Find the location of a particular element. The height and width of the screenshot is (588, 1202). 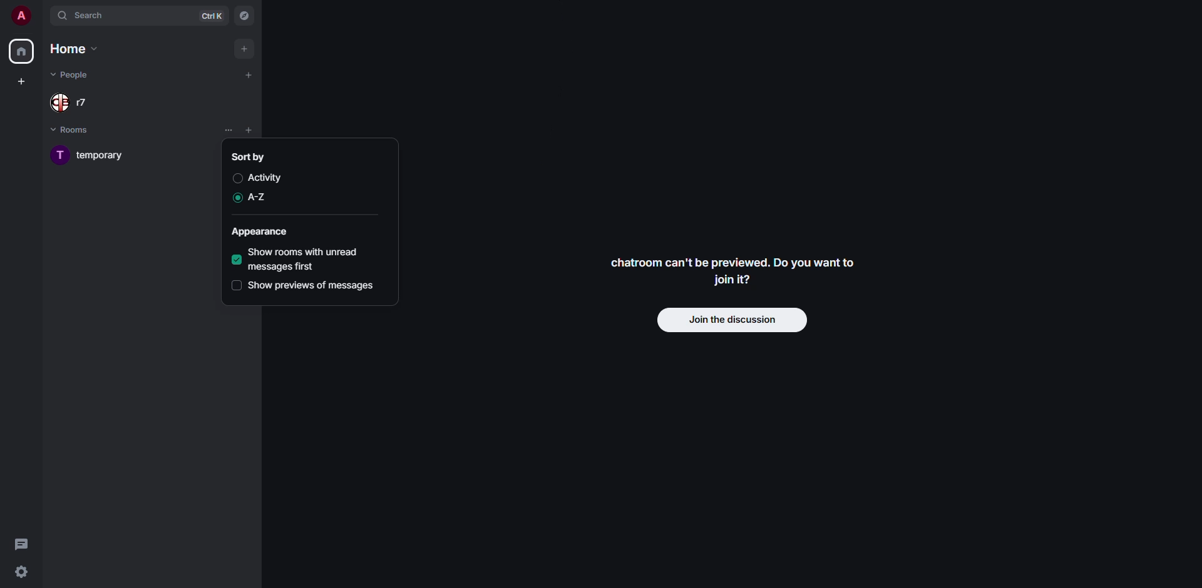

people is located at coordinates (73, 103).